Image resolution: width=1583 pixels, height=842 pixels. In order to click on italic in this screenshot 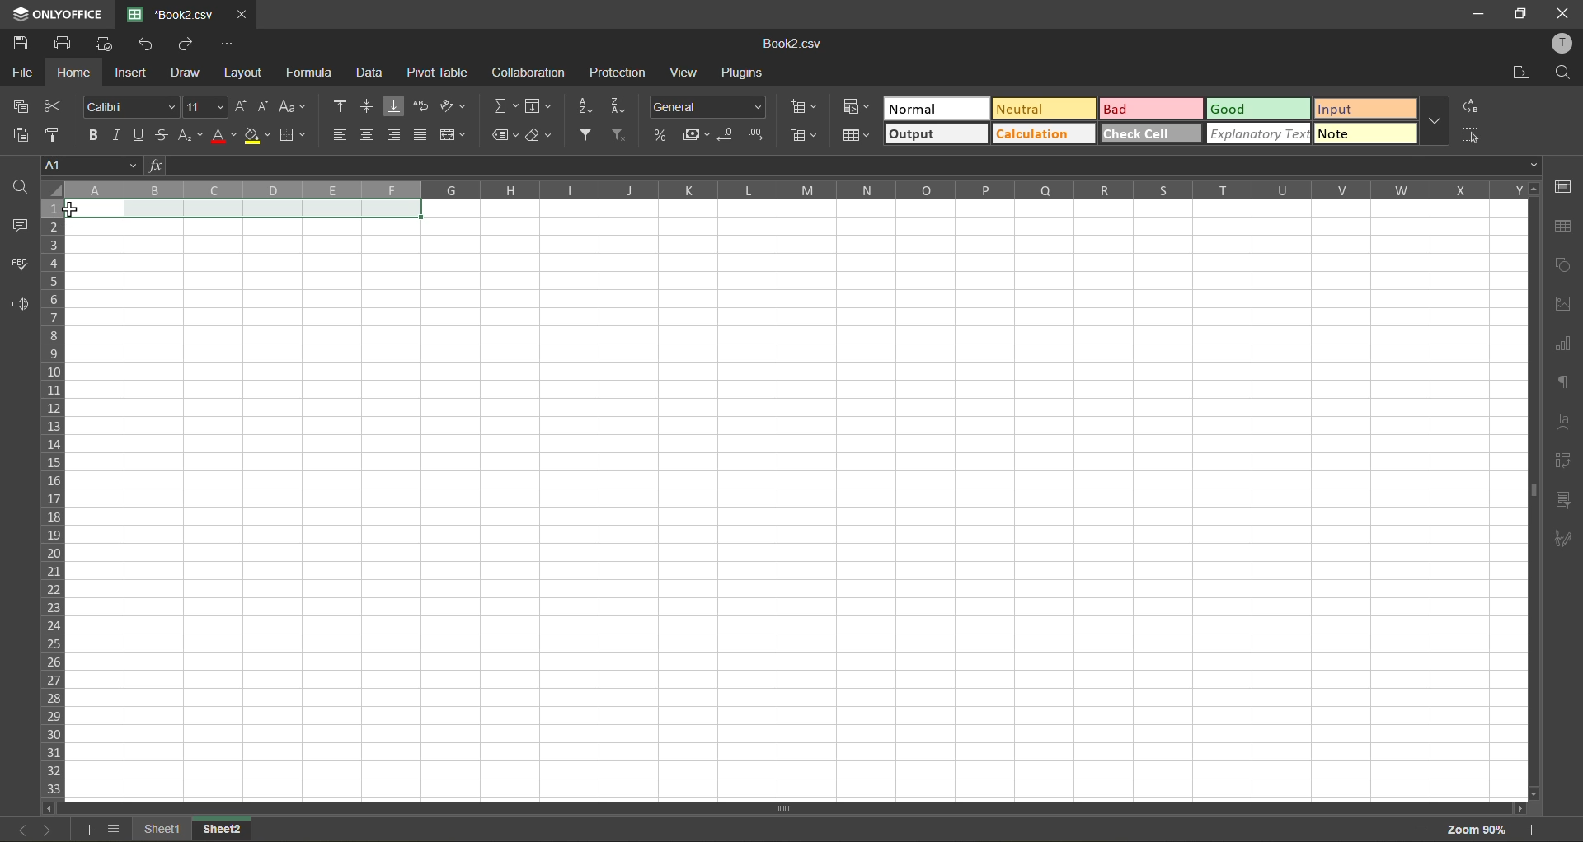, I will do `click(115, 134)`.